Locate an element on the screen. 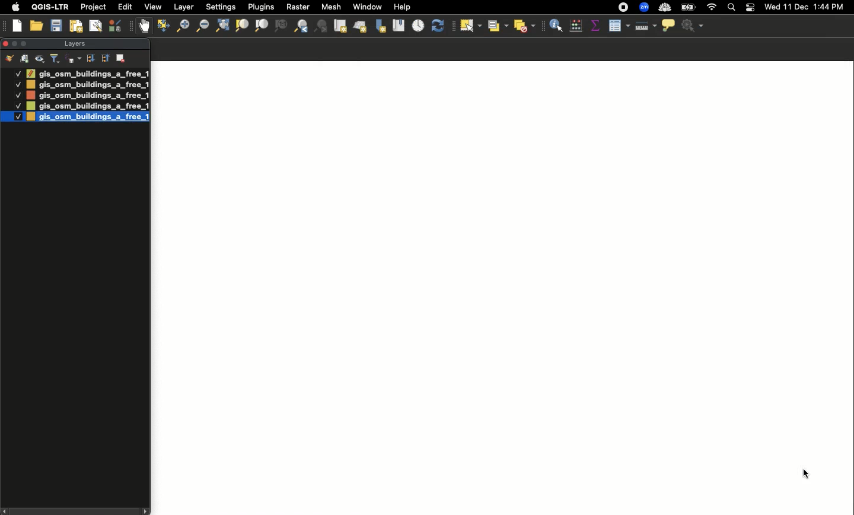  Temporal controller panel  is located at coordinates (419, 27).